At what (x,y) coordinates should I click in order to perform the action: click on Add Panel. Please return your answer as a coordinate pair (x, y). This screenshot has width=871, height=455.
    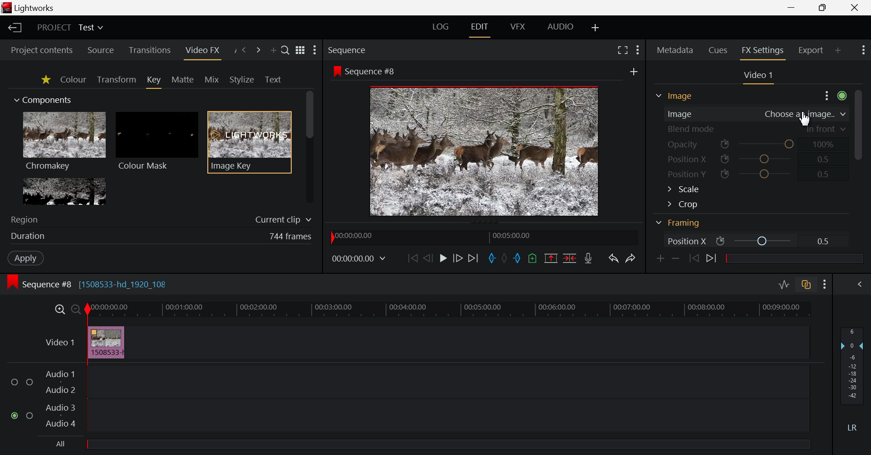
    Looking at the image, I should click on (273, 49).